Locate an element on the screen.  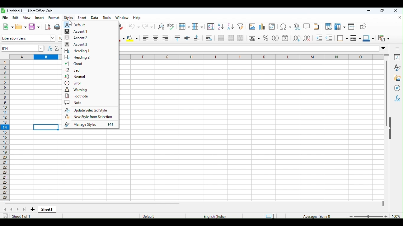
undo is located at coordinates (133, 26).